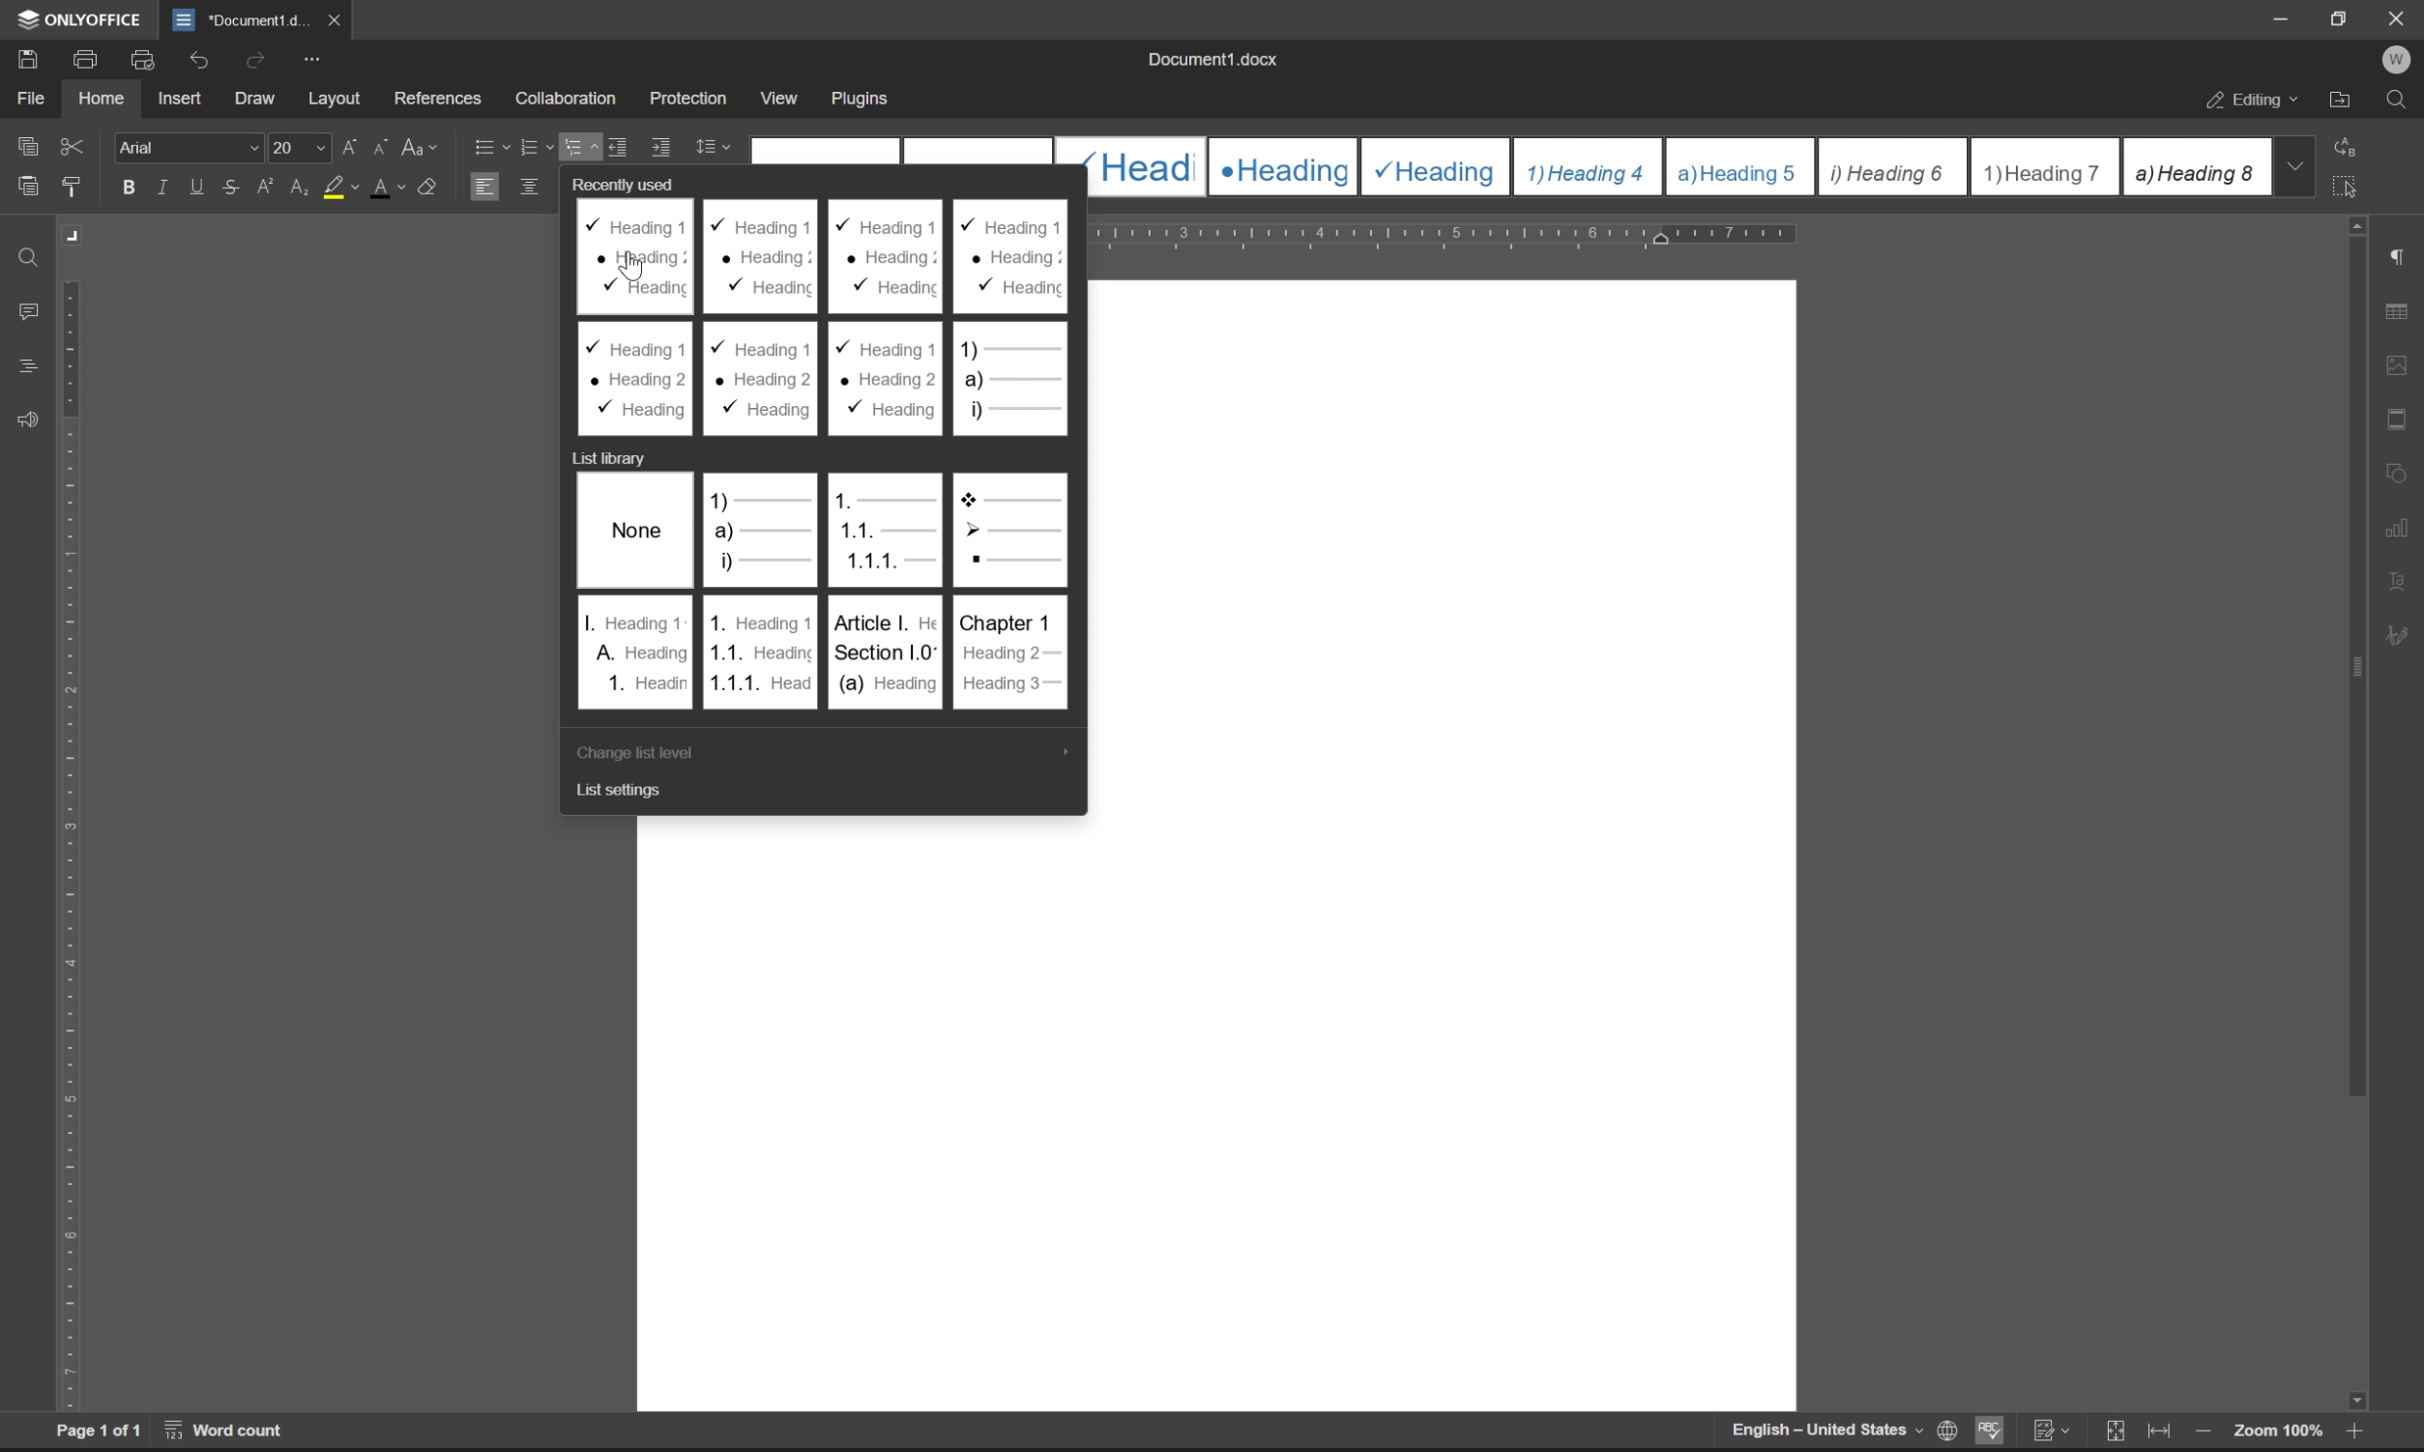 Image resolution: width=2424 pixels, height=1452 pixels. Describe the element at coordinates (2352, 145) in the screenshot. I see `replace` at that location.